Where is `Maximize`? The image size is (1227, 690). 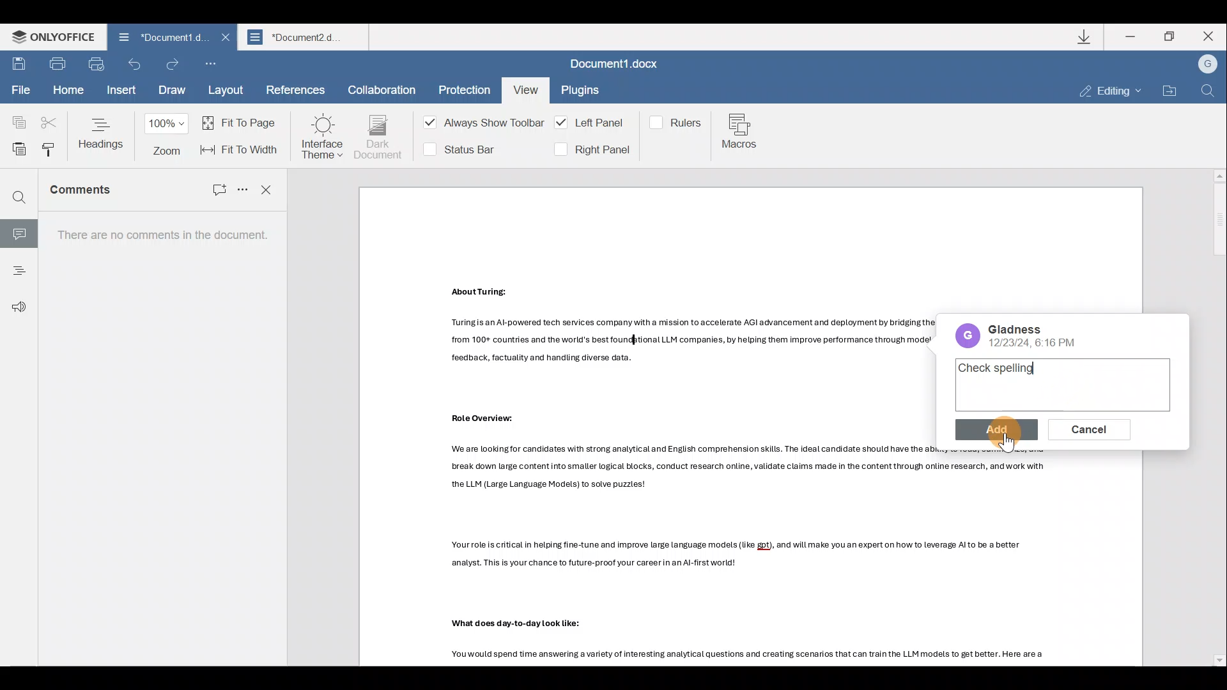 Maximize is located at coordinates (1172, 36).